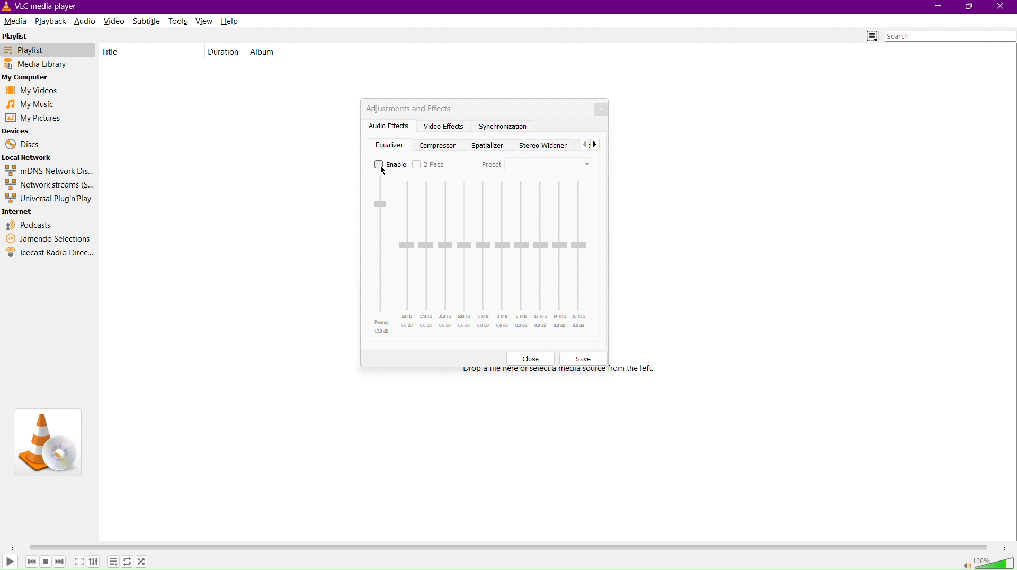 This screenshot has width=1017, height=570. I want to click on 6 KHz, so click(521, 254).